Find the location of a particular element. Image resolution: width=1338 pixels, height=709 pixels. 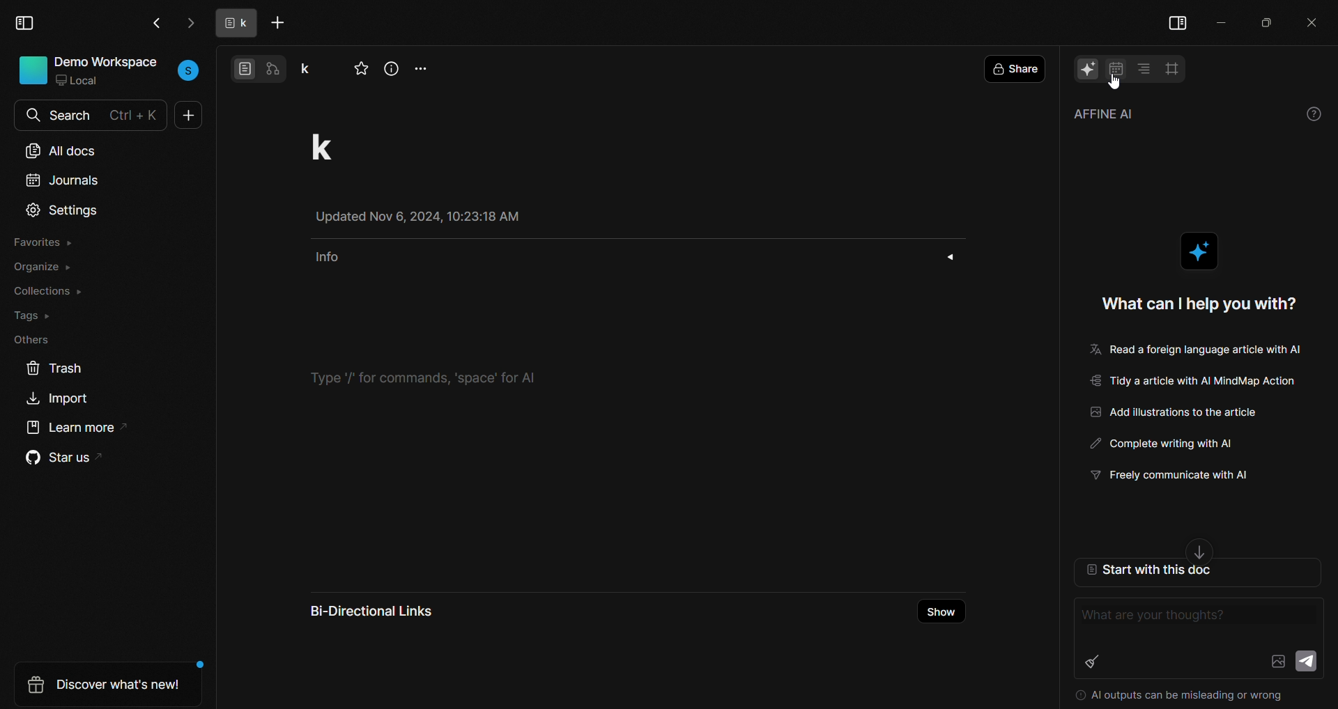

start with this doc is located at coordinates (1167, 573).